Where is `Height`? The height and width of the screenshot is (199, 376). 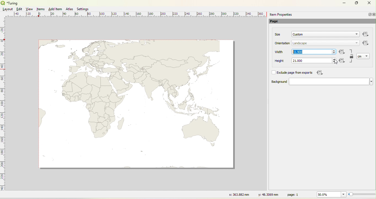
Height is located at coordinates (280, 61).